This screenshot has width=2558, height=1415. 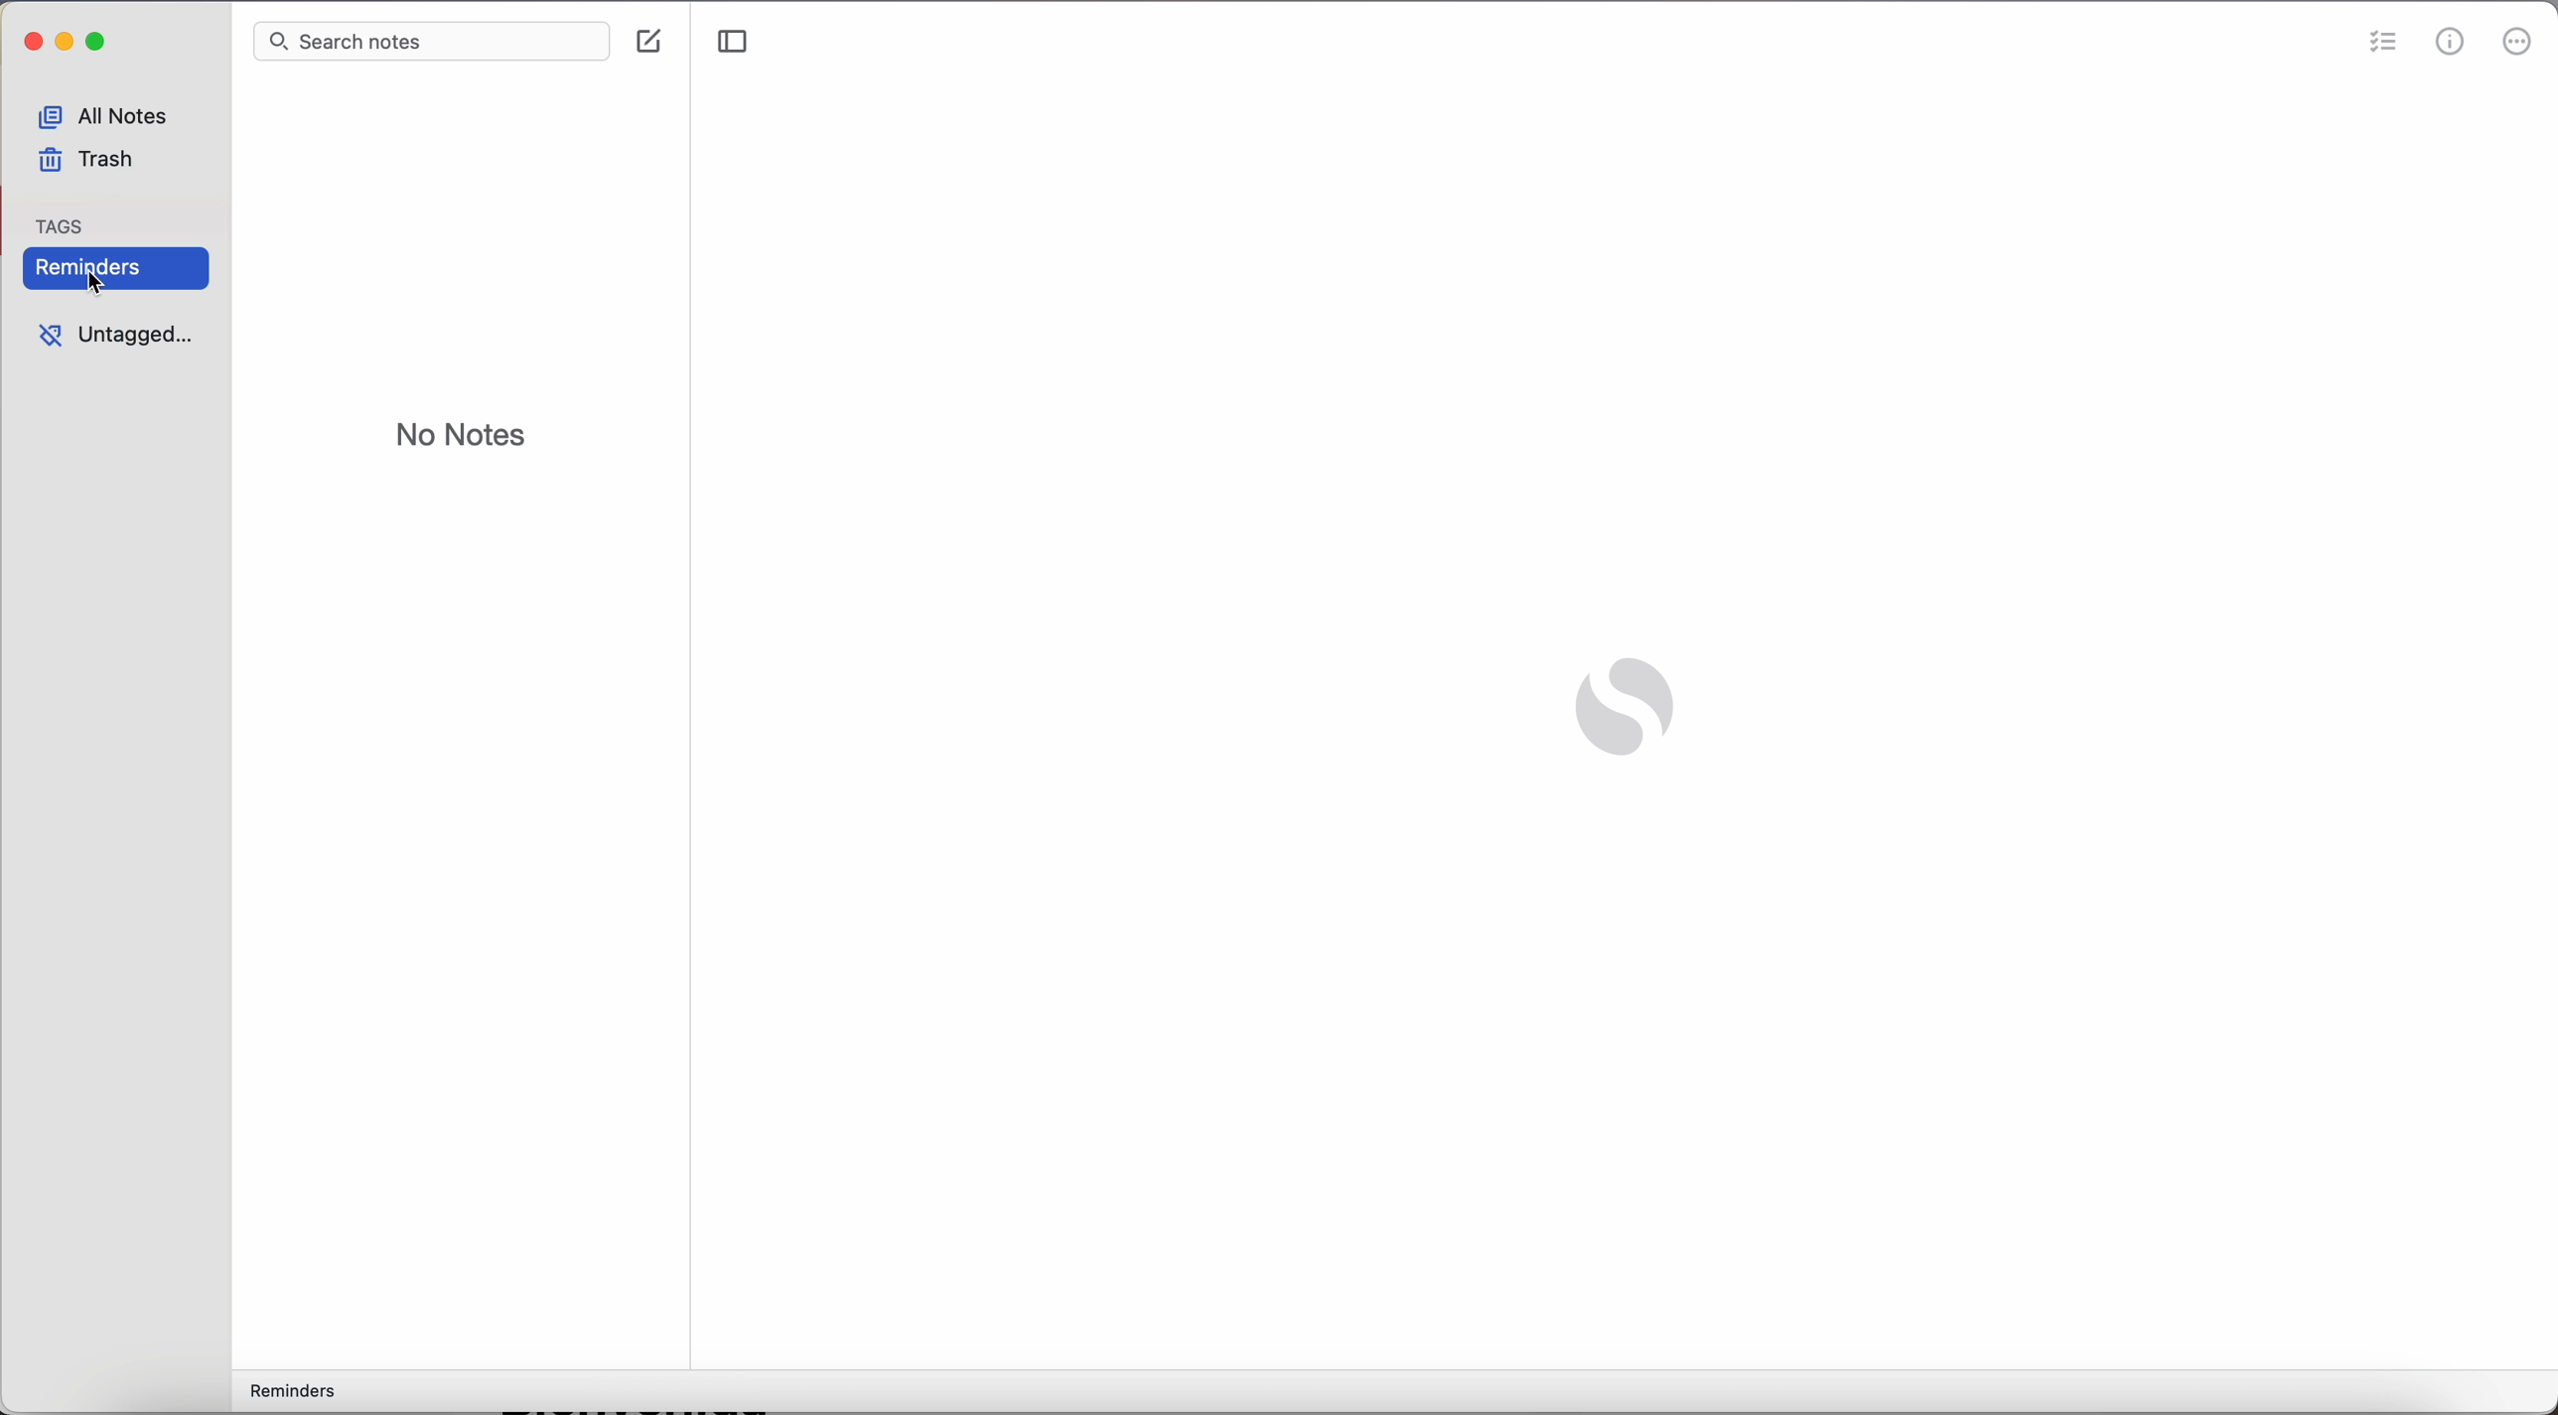 I want to click on tag, so click(x=64, y=219).